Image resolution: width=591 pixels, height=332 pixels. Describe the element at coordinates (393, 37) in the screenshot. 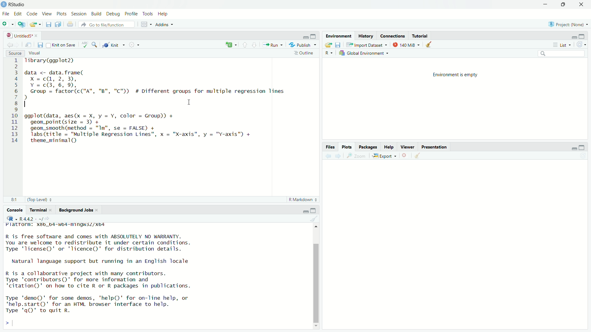

I see `Connections` at that location.